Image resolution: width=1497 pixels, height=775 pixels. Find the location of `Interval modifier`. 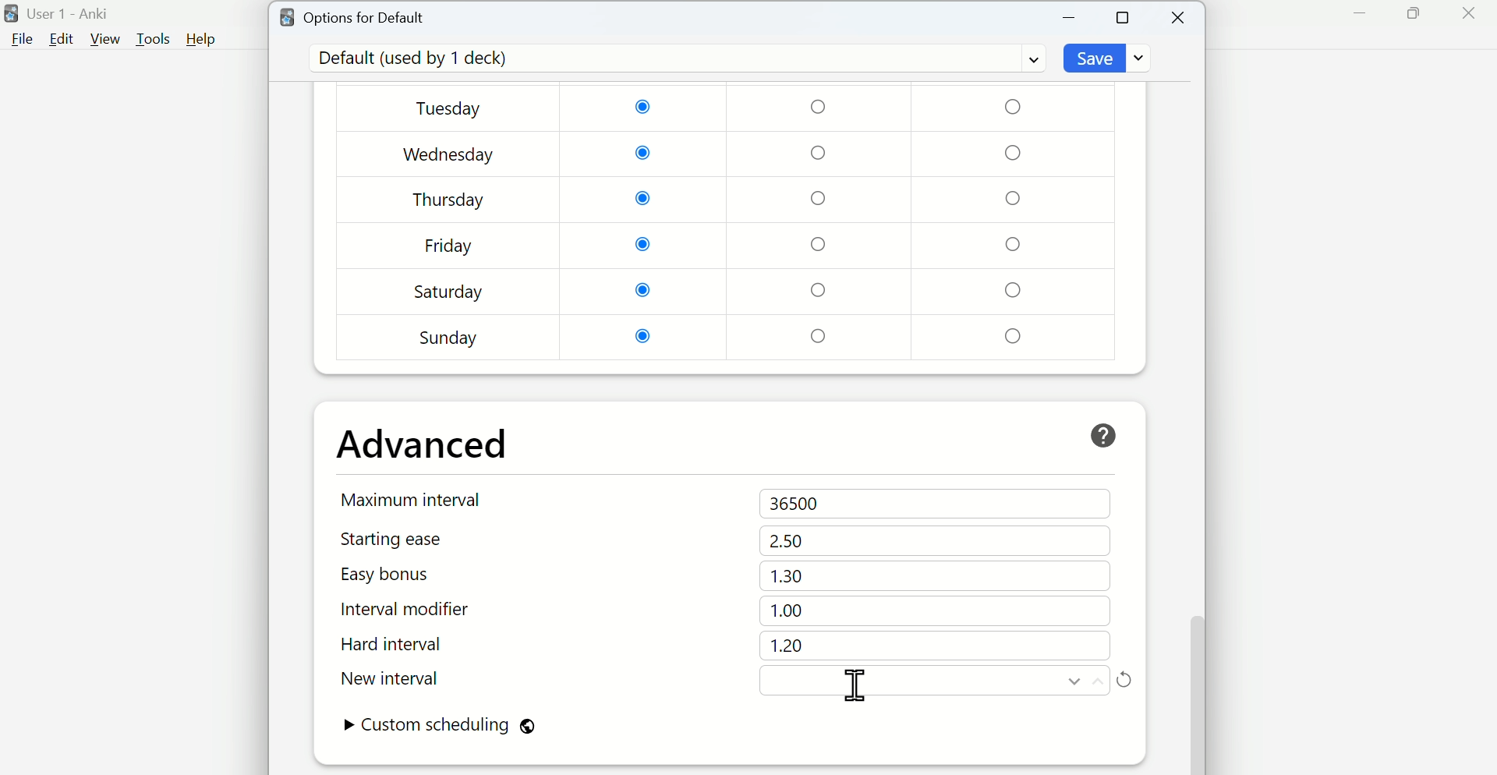

Interval modifier is located at coordinates (412, 610).